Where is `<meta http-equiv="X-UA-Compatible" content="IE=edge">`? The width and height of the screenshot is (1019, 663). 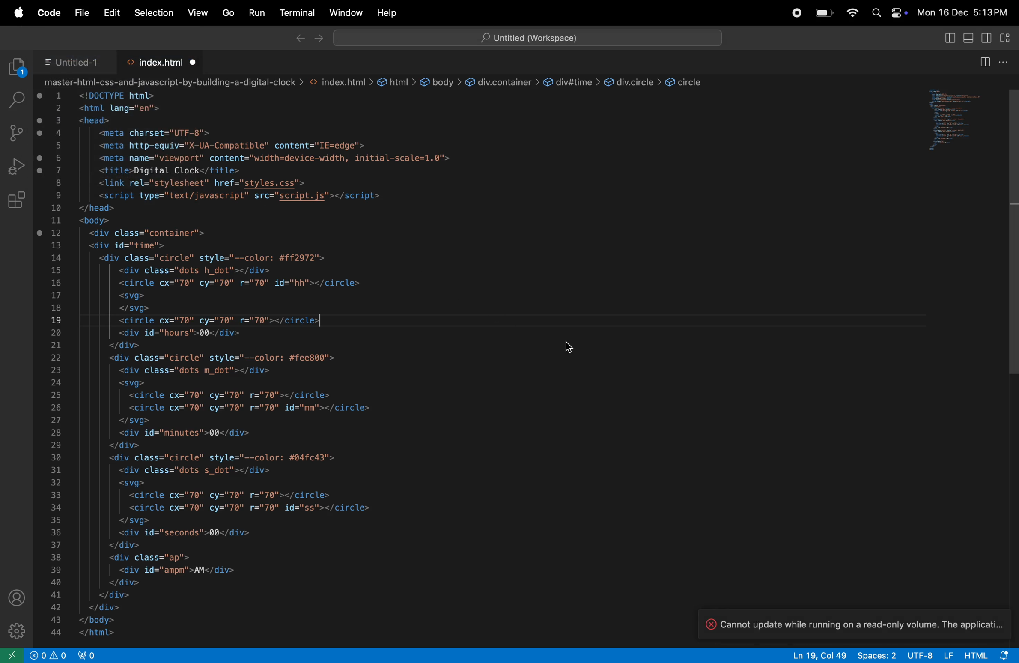
<meta http-equiv="X-UA-Compatible" content="IE=edge"> is located at coordinates (235, 145).